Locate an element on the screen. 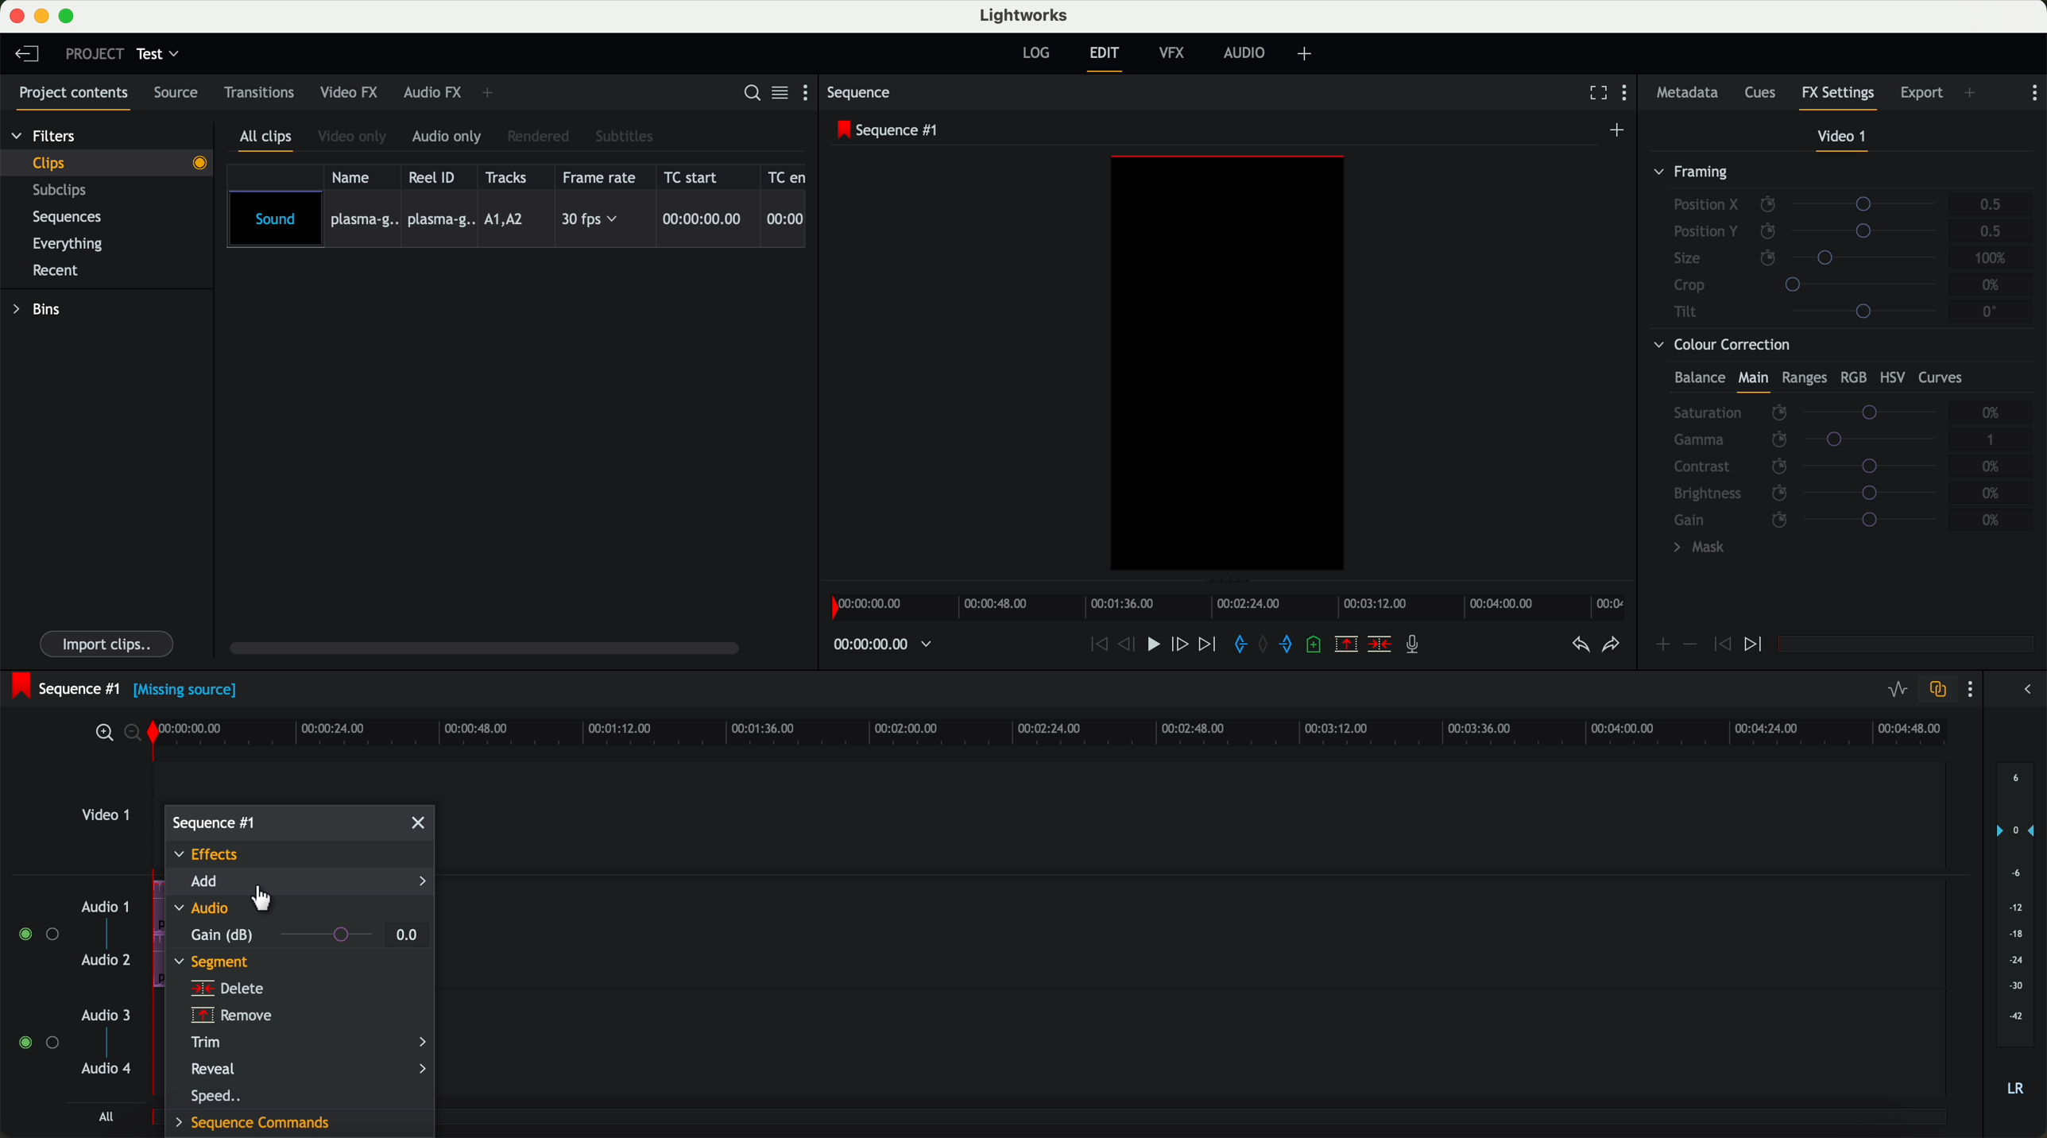 Image resolution: width=2047 pixels, height=1138 pixels. scroll bar is located at coordinates (493, 650).